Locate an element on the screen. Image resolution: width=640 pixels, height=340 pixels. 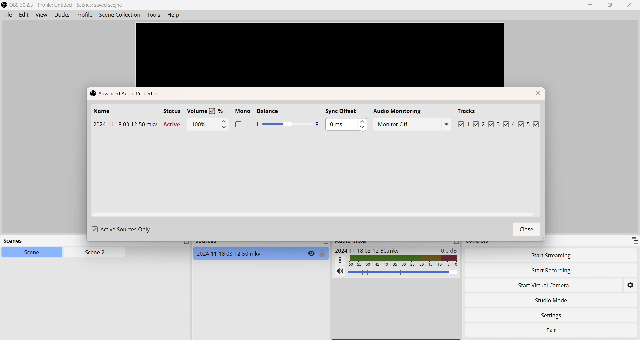
Sync Offset is located at coordinates (346, 111).